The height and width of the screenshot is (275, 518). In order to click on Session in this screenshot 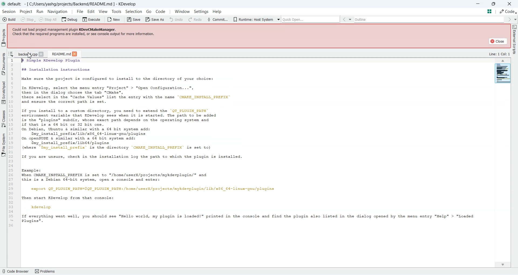, I will do `click(8, 12)`.